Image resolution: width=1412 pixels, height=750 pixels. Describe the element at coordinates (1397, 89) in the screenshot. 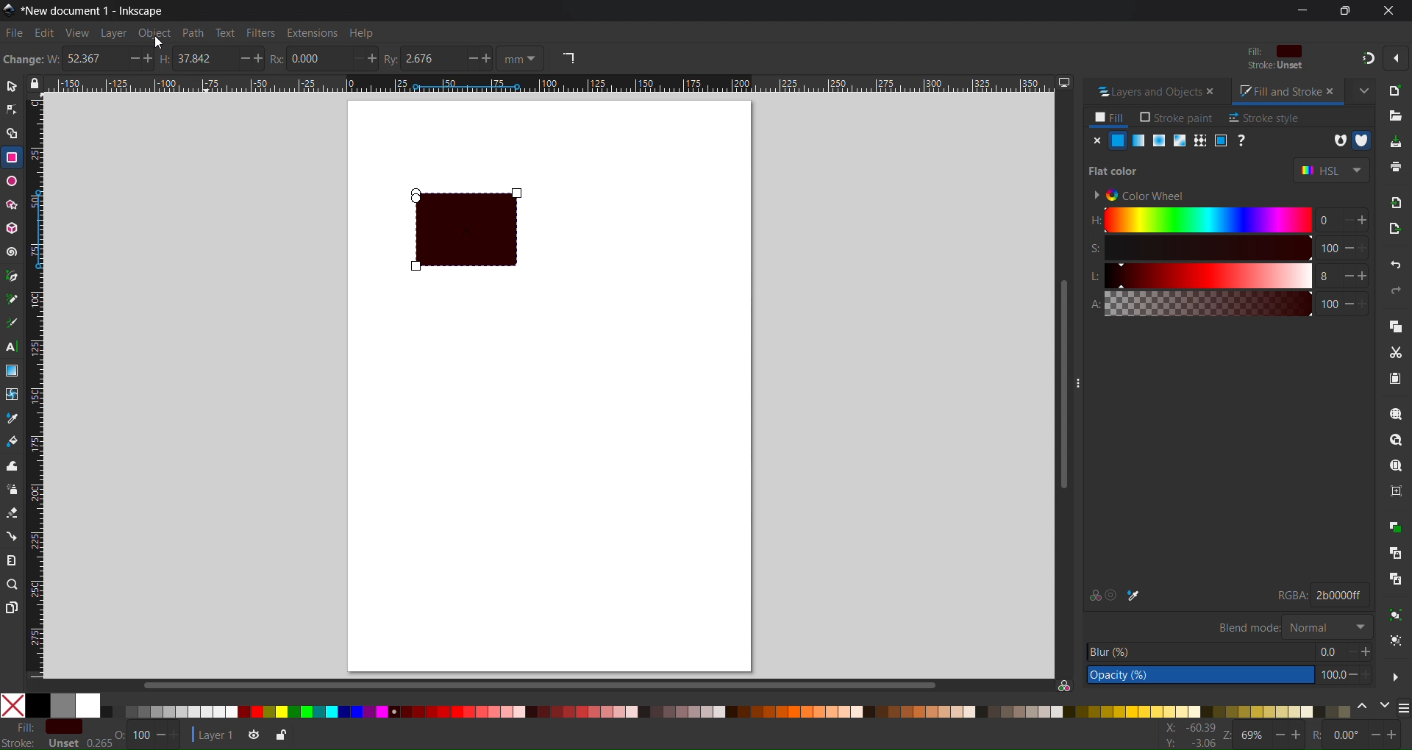

I see `New` at that location.